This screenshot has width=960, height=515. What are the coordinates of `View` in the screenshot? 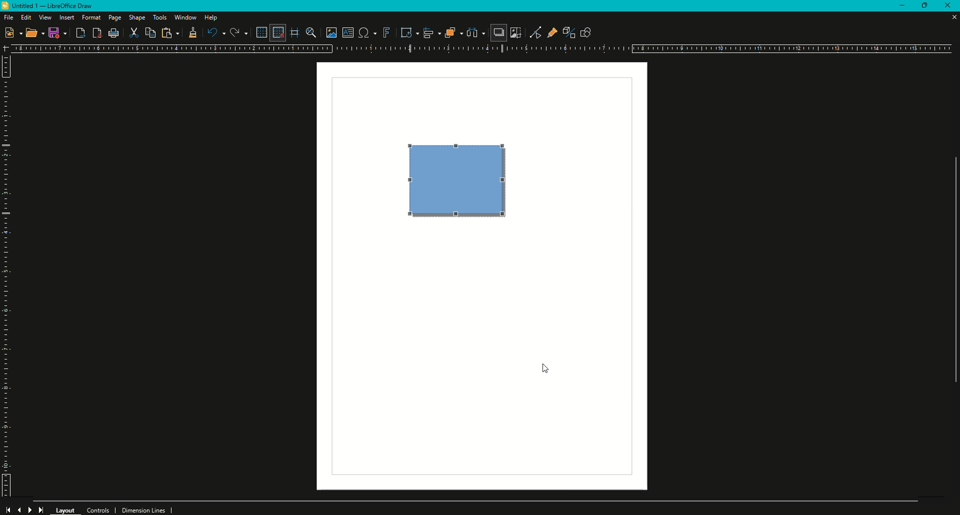 It's located at (45, 17).